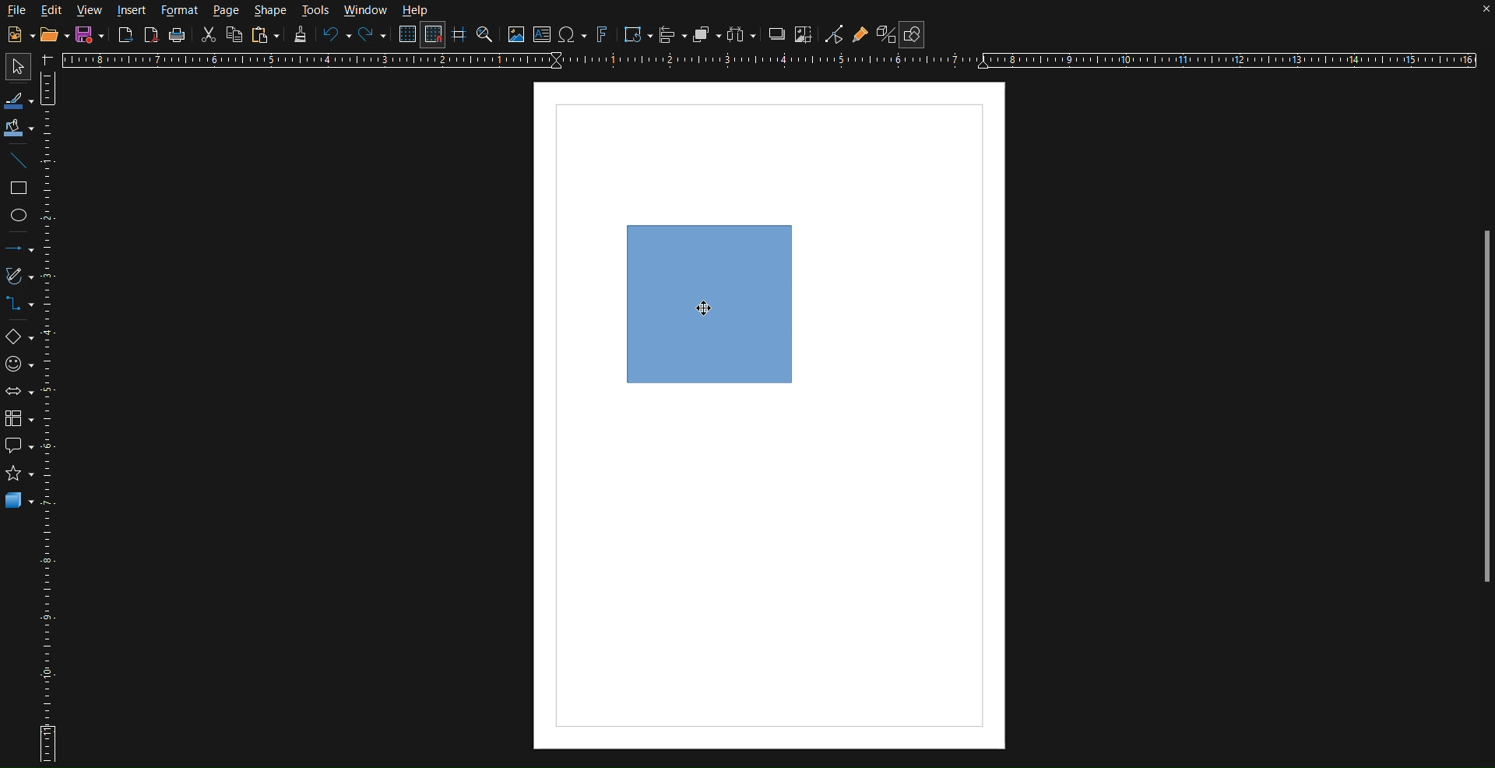 This screenshot has width=1495, height=768. I want to click on New, so click(17, 34).